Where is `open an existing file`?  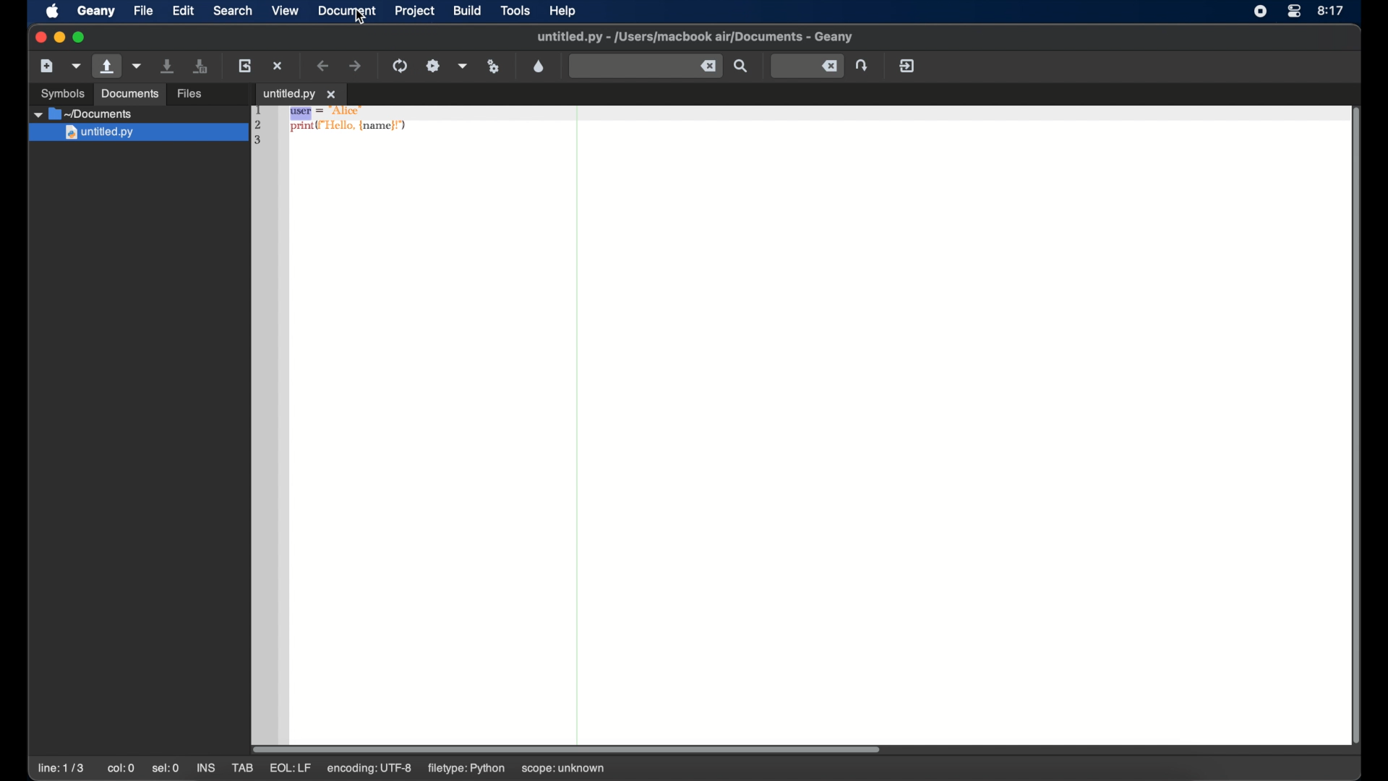 open an existing file is located at coordinates (107, 67).